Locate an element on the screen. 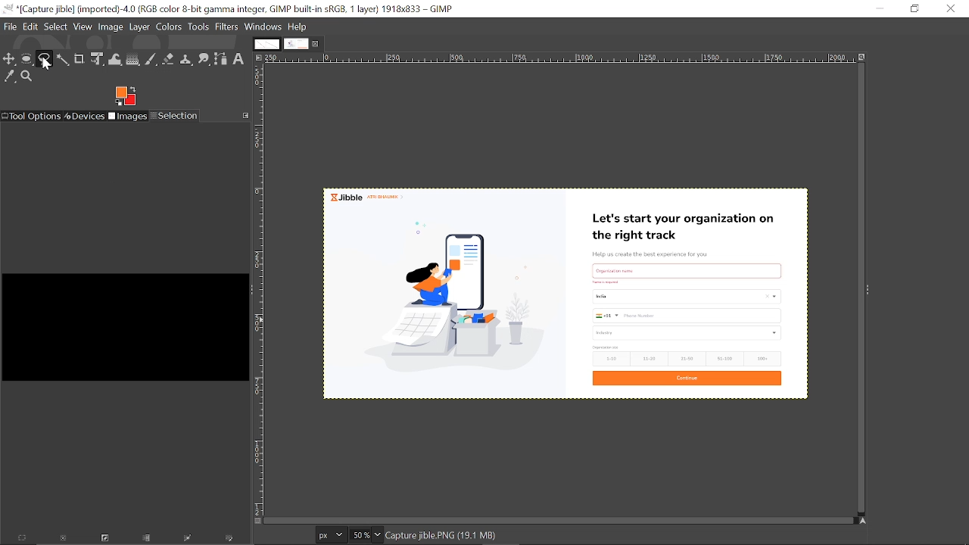  Configure this tab is located at coordinates (245, 116).